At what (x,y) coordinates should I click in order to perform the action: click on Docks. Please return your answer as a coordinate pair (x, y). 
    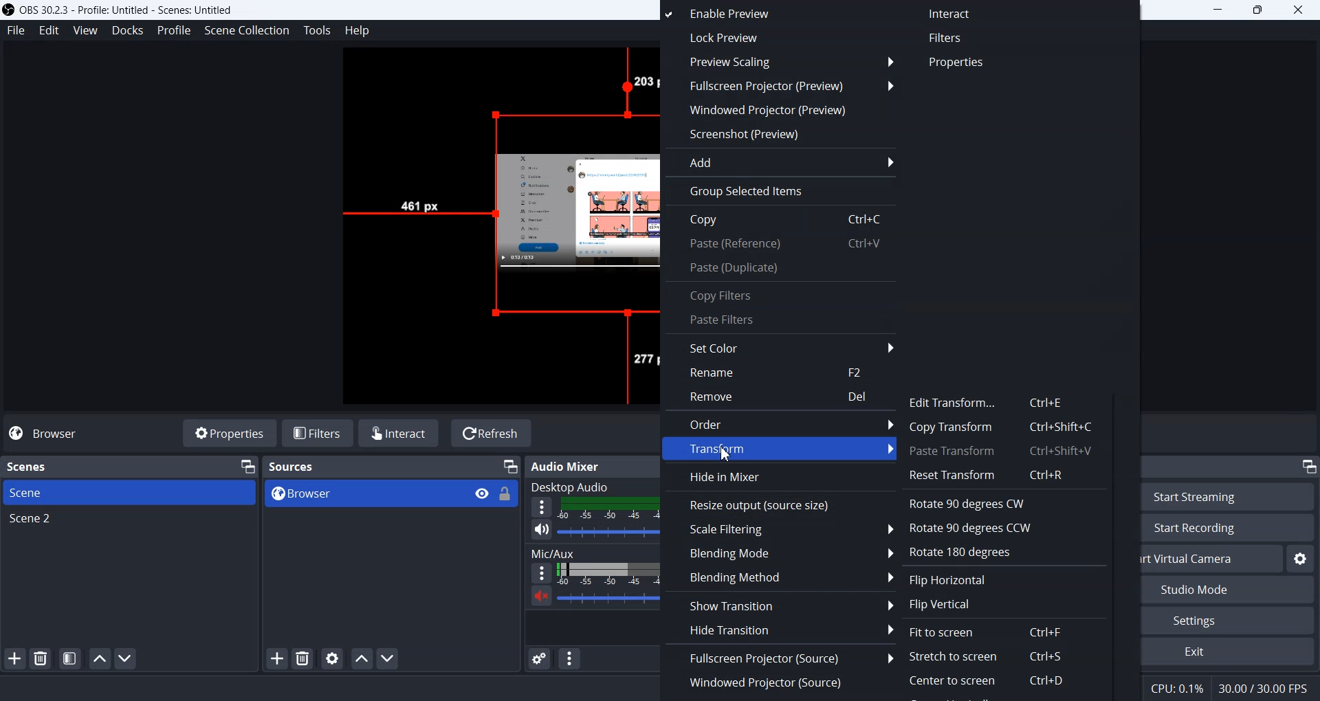
    Looking at the image, I should click on (126, 30).